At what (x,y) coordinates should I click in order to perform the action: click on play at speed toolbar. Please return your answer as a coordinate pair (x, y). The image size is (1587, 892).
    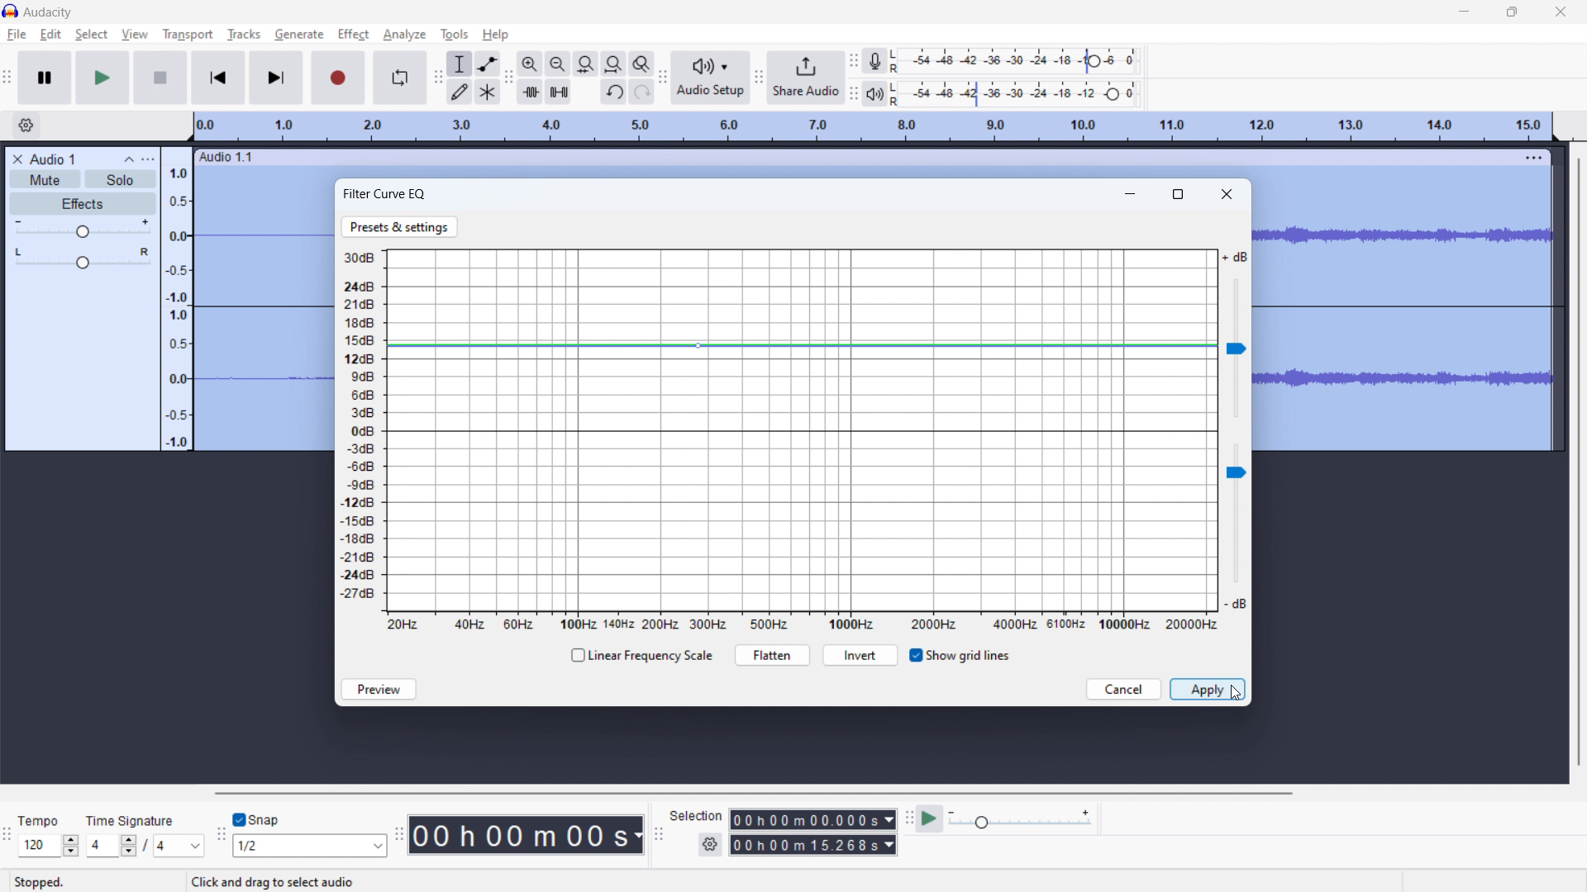
    Looking at the image, I should click on (908, 818).